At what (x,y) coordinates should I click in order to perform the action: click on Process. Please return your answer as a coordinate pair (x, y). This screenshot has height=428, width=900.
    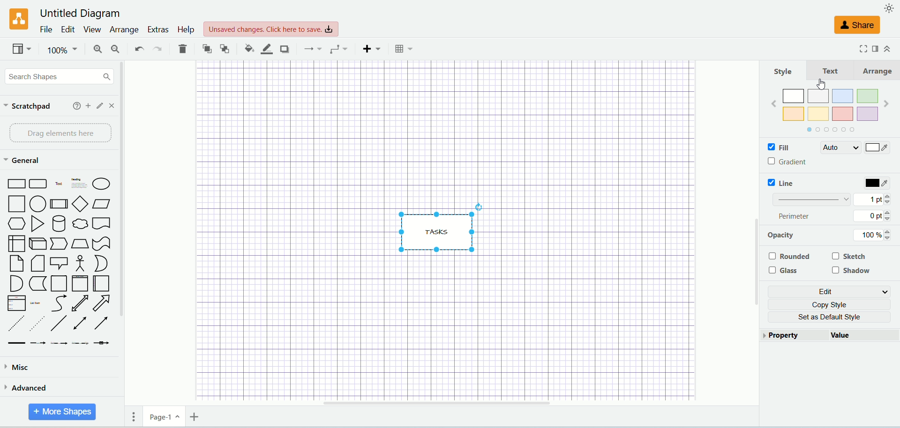
    Looking at the image, I should click on (59, 204).